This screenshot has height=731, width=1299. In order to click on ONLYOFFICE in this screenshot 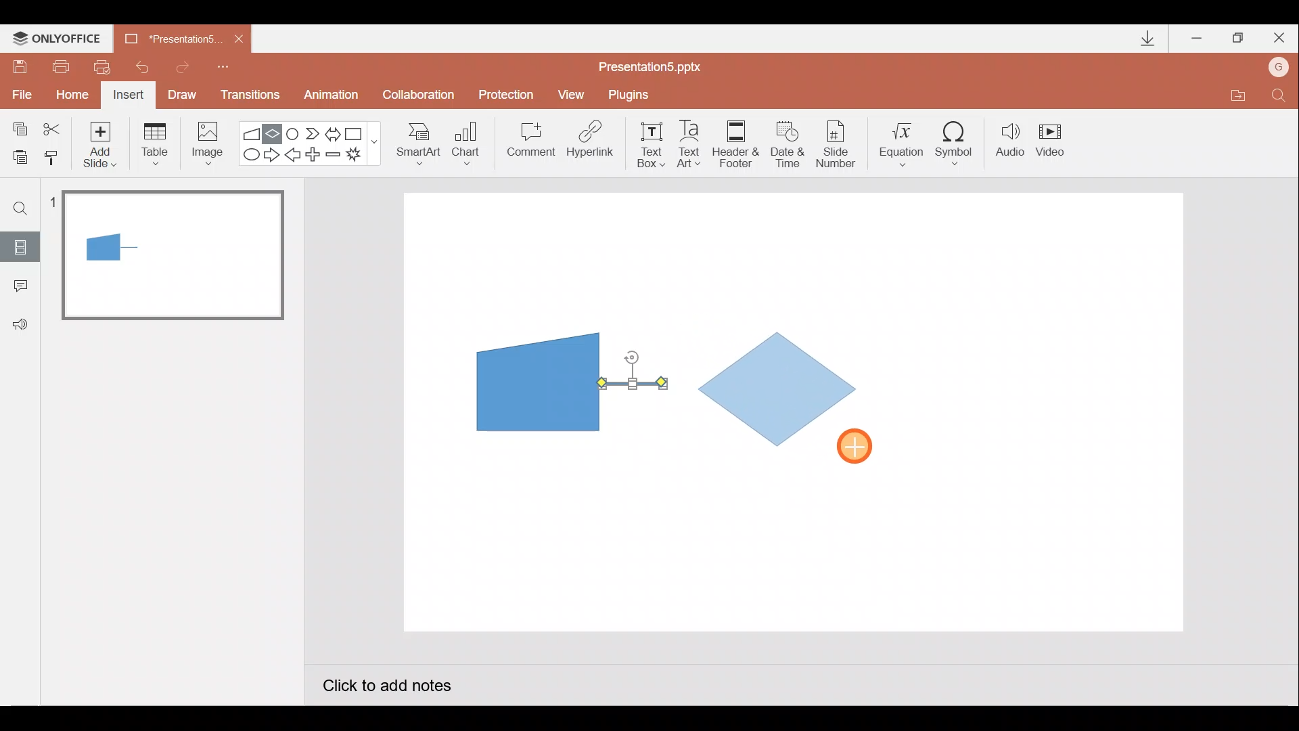, I will do `click(60, 39)`.